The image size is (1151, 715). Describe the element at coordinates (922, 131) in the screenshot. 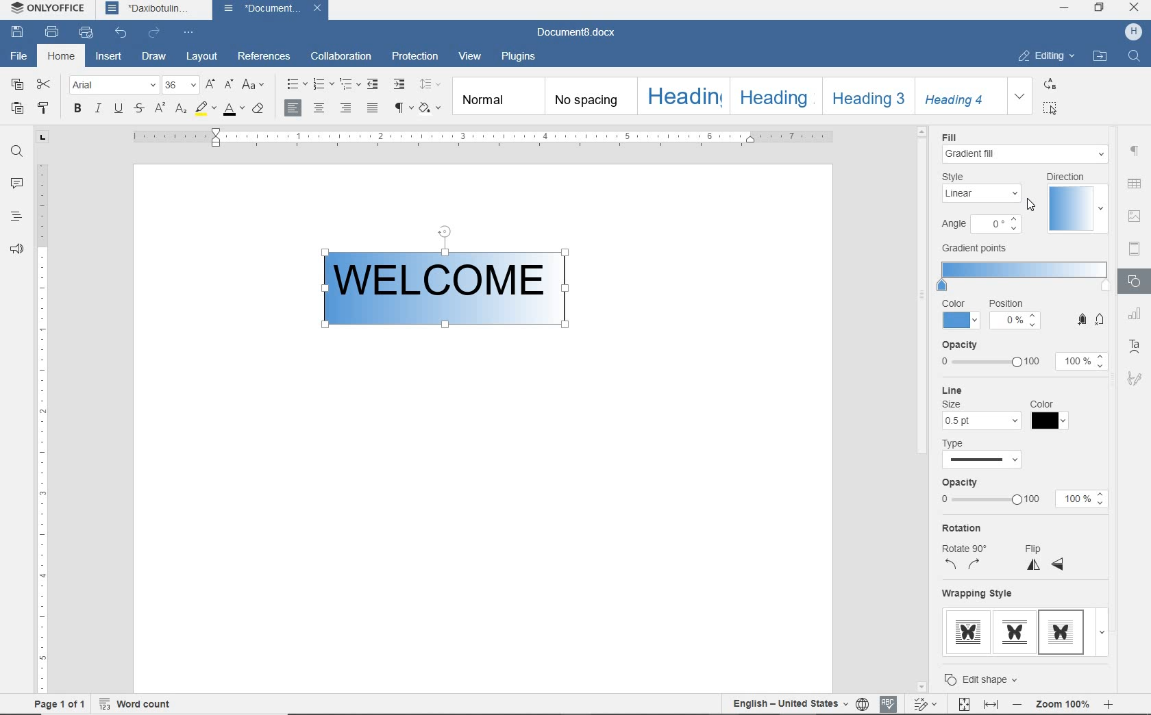

I see `Scroll Up` at that location.